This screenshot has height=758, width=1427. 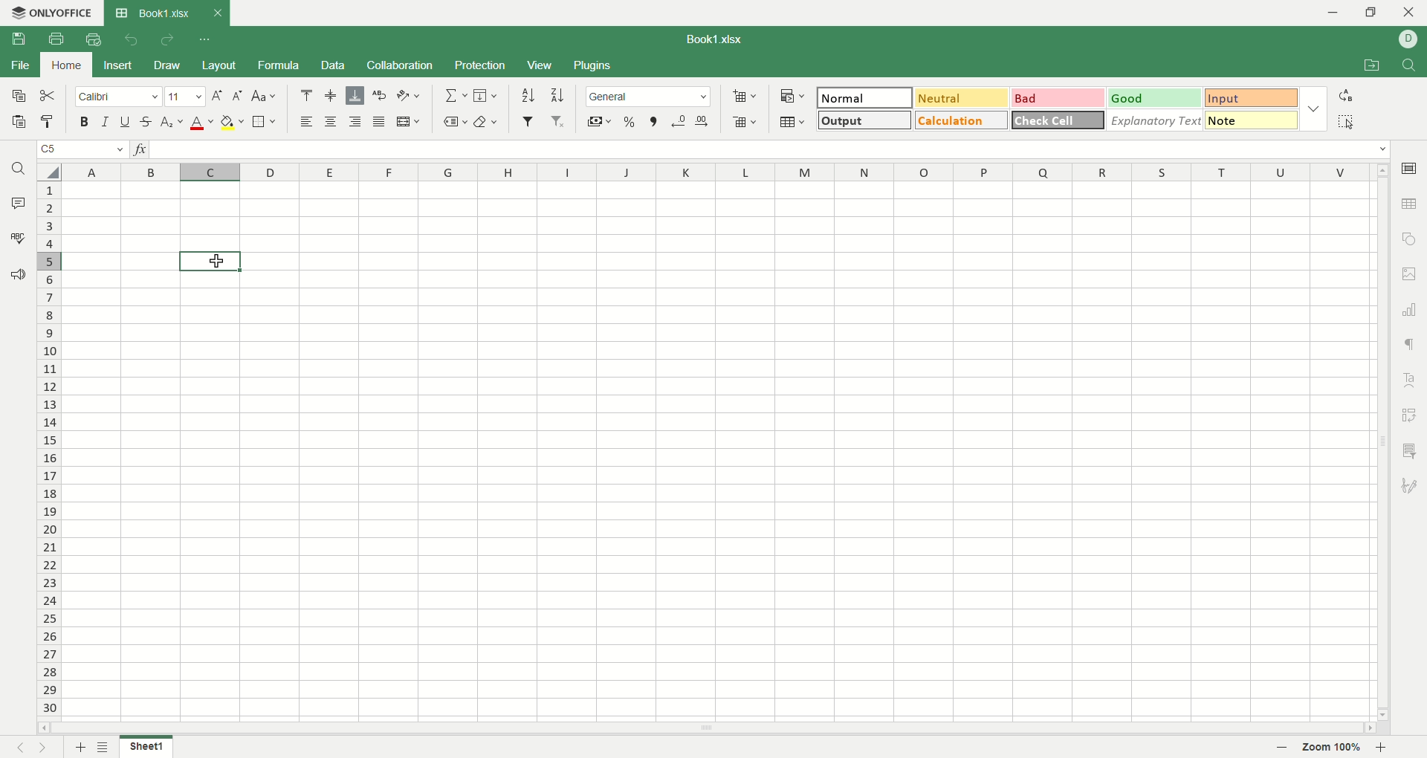 I want to click on note, so click(x=1252, y=120).